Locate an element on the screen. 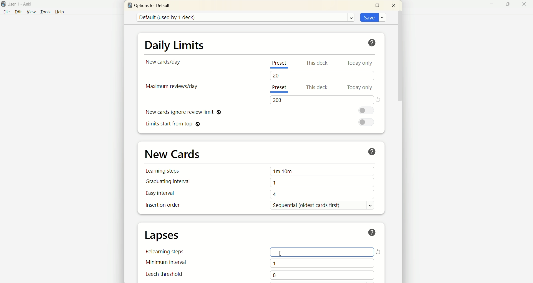 The width and height of the screenshot is (533, 283). help is located at coordinates (373, 232).